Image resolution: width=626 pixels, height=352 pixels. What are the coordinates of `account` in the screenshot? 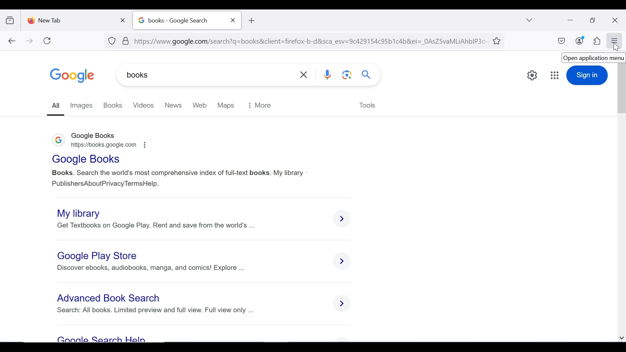 It's located at (580, 40).